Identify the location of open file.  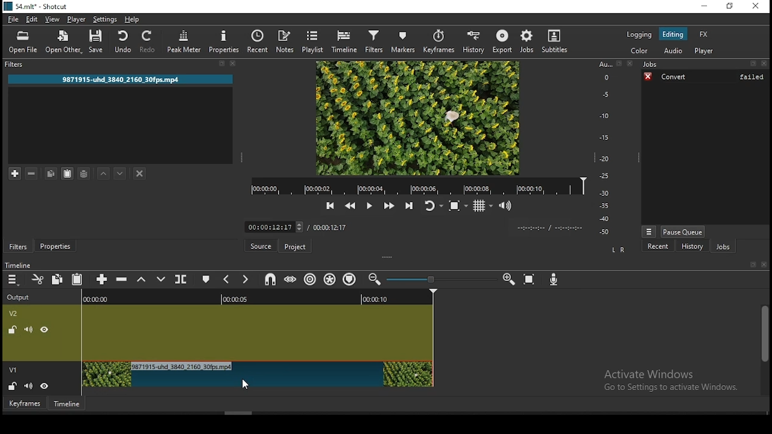
(25, 42).